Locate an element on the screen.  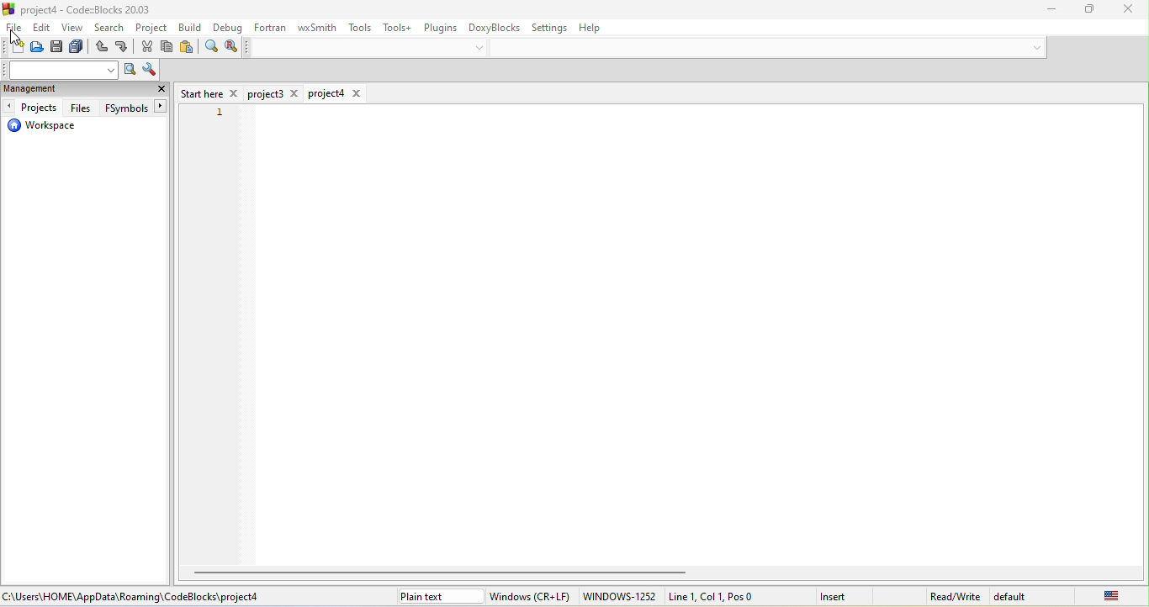
tools+ is located at coordinates (399, 27).